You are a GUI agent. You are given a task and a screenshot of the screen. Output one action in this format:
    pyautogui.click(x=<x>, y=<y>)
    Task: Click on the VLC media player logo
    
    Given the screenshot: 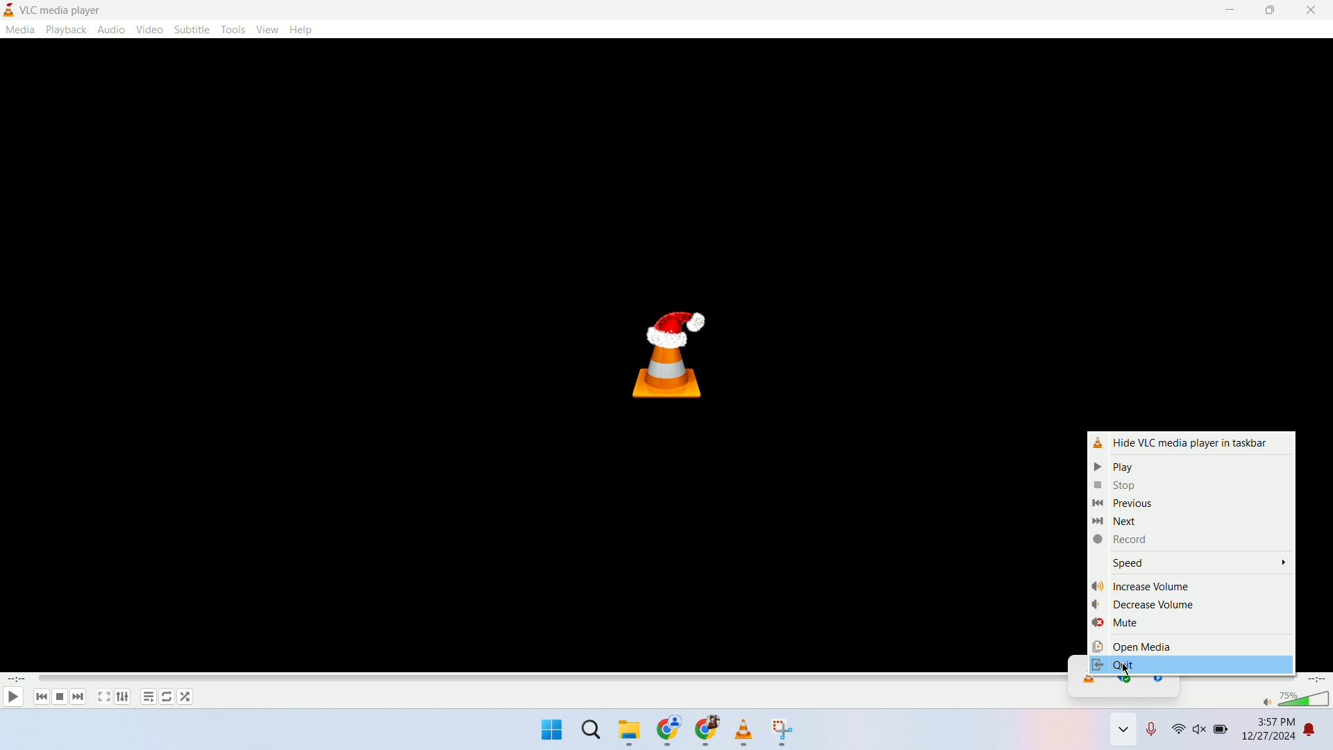 What is the action you would take?
    pyautogui.click(x=672, y=356)
    